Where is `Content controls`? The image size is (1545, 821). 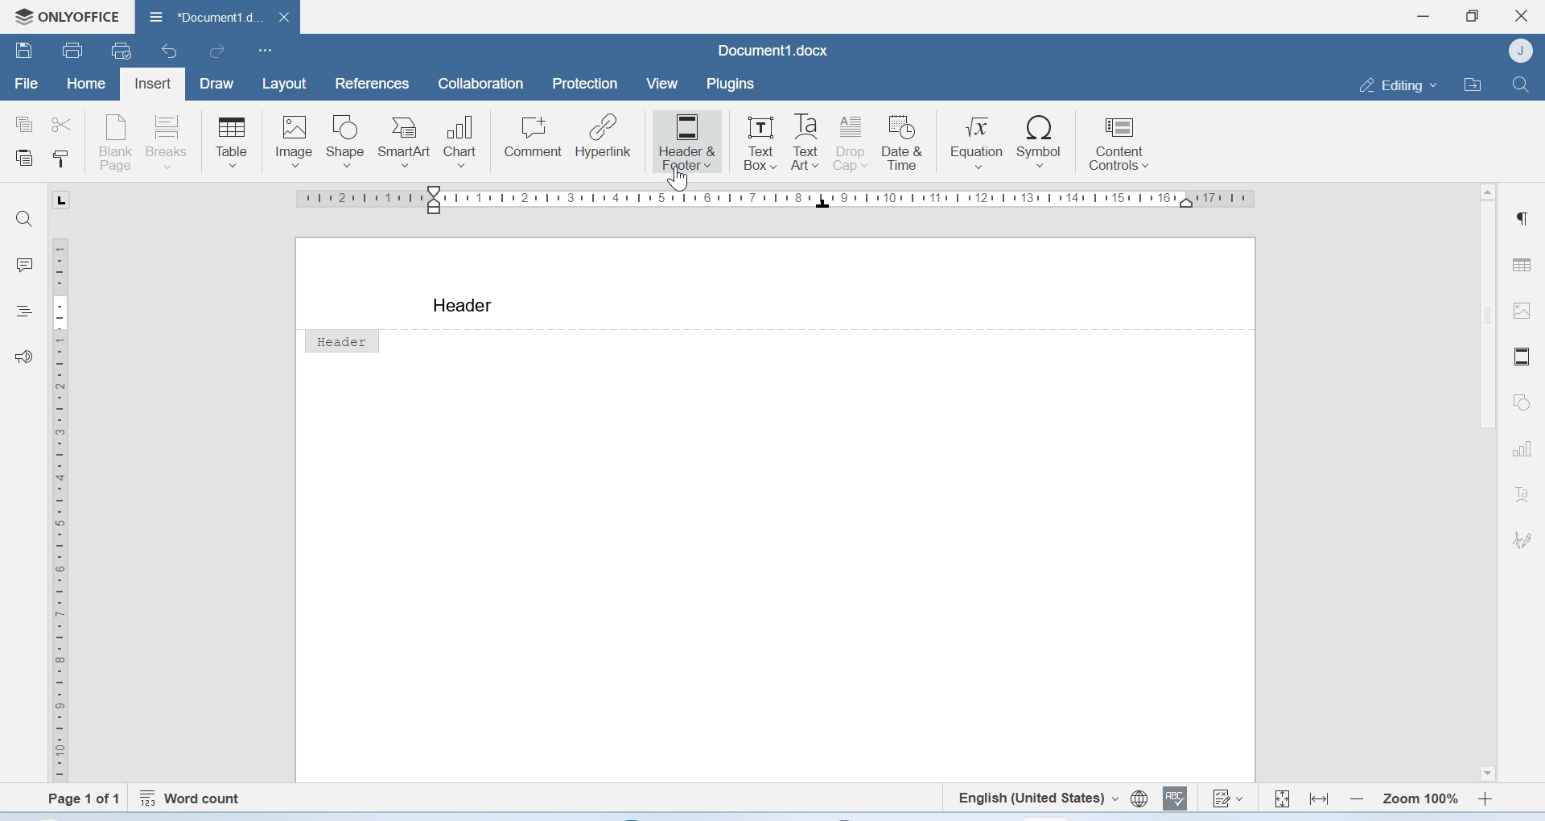
Content controls is located at coordinates (1118, 145).